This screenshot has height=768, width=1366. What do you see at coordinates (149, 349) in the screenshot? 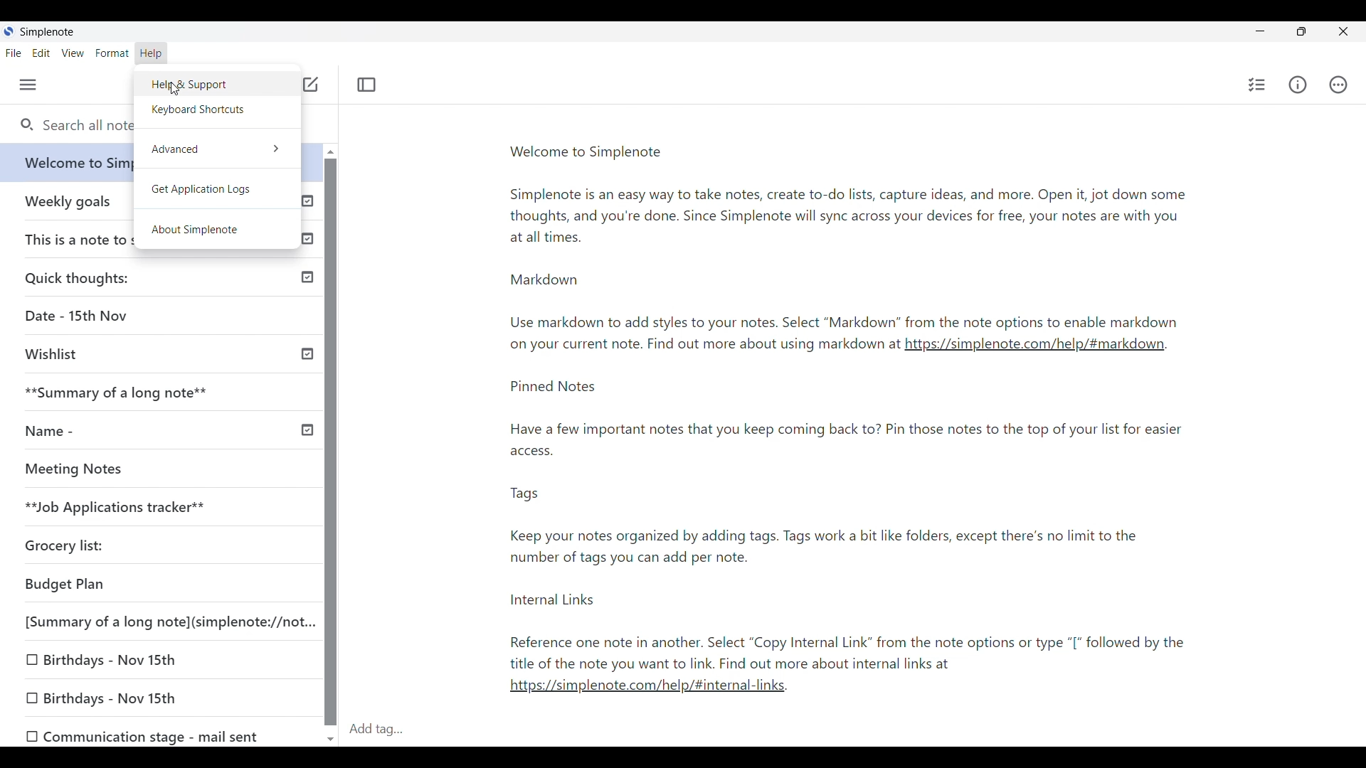
I see `Wishlist` at bounding box center [149, 349].